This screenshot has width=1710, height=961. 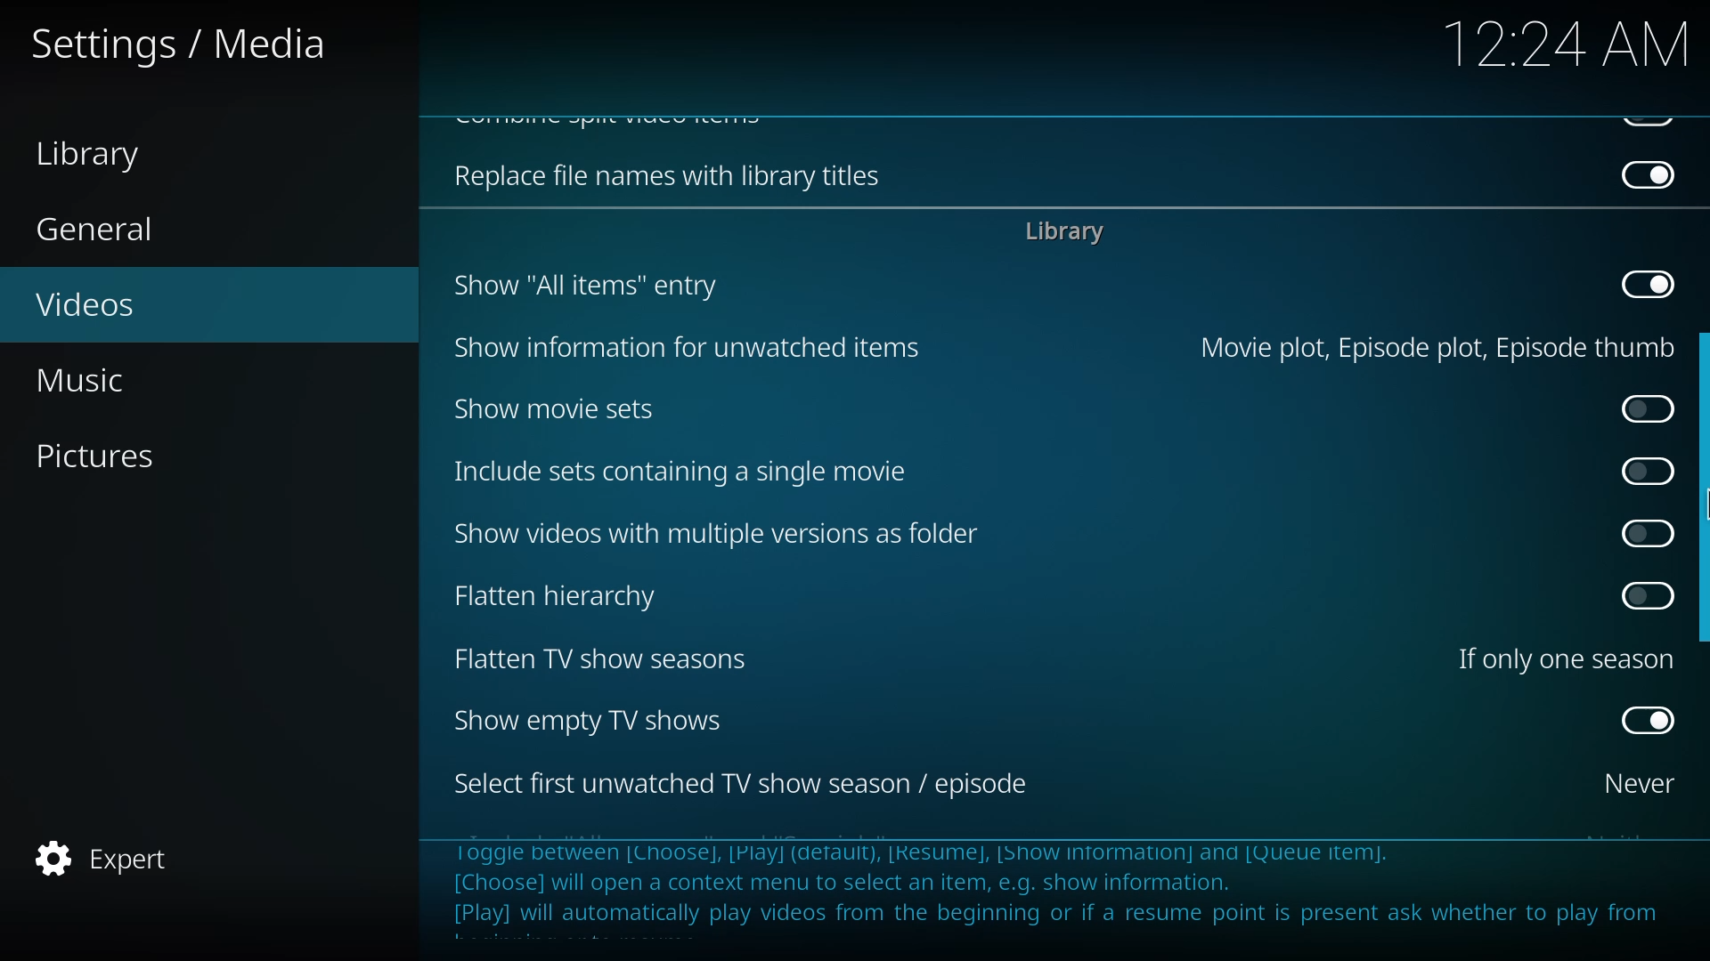 What do you see at coordinates (86, 305) in the screenshot?
I see `videos` at bounding box center [86, 305].